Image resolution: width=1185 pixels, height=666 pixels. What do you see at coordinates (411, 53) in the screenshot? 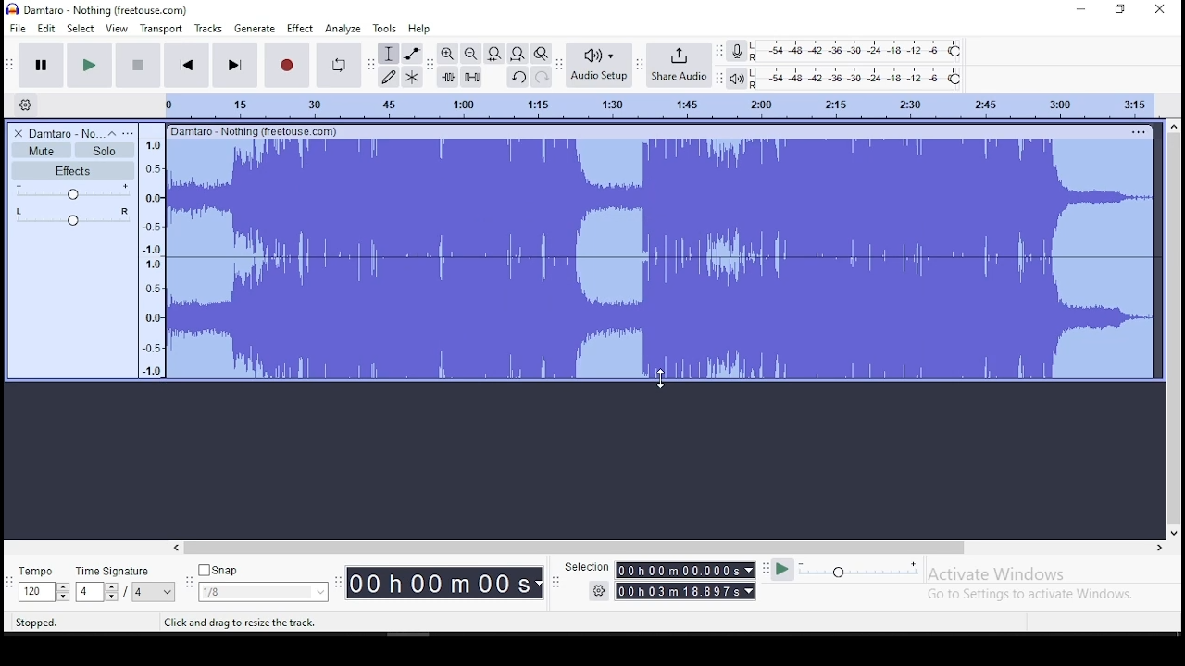
I see `envelope tool` at bounding box center [411, 53].